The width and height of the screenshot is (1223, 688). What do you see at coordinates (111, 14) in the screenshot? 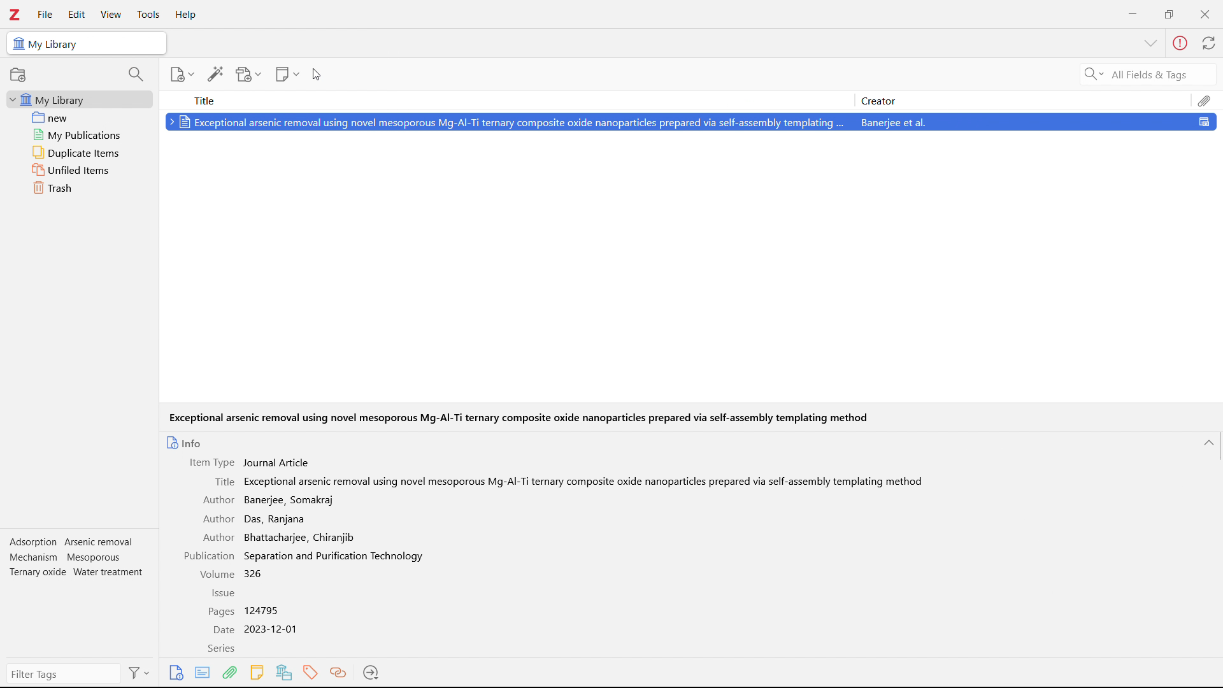
I see `view` at bounding box center [111, 14].